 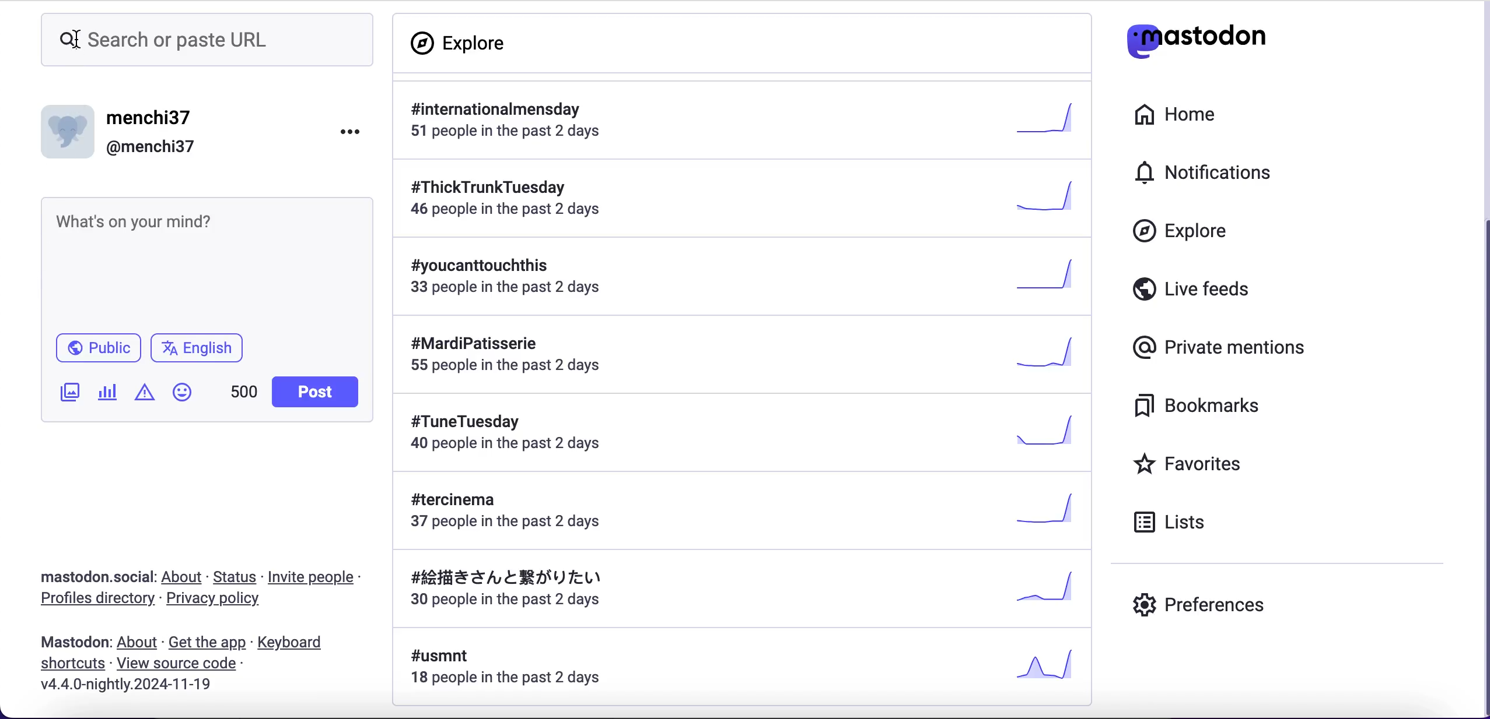 What do you see at coordinates (1199, 406) in the screenshot?
I see `bookmarks` at bounding box center [1199, 406].